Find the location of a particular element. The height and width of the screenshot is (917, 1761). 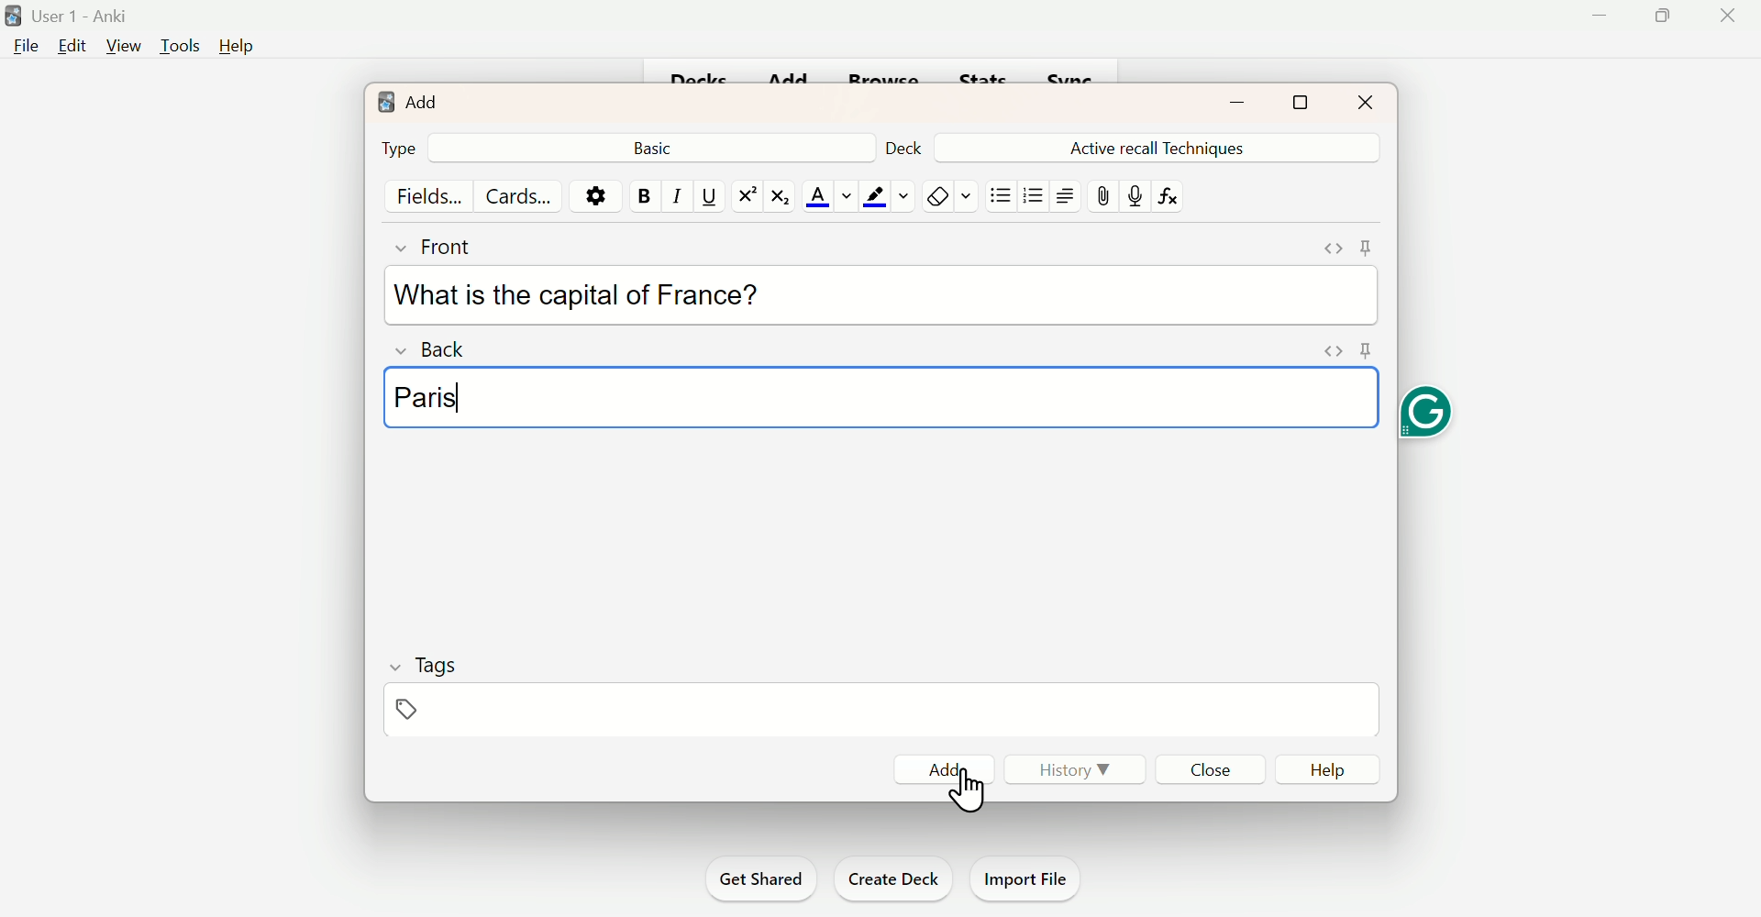

Deck is located at coordinates (900, 144).